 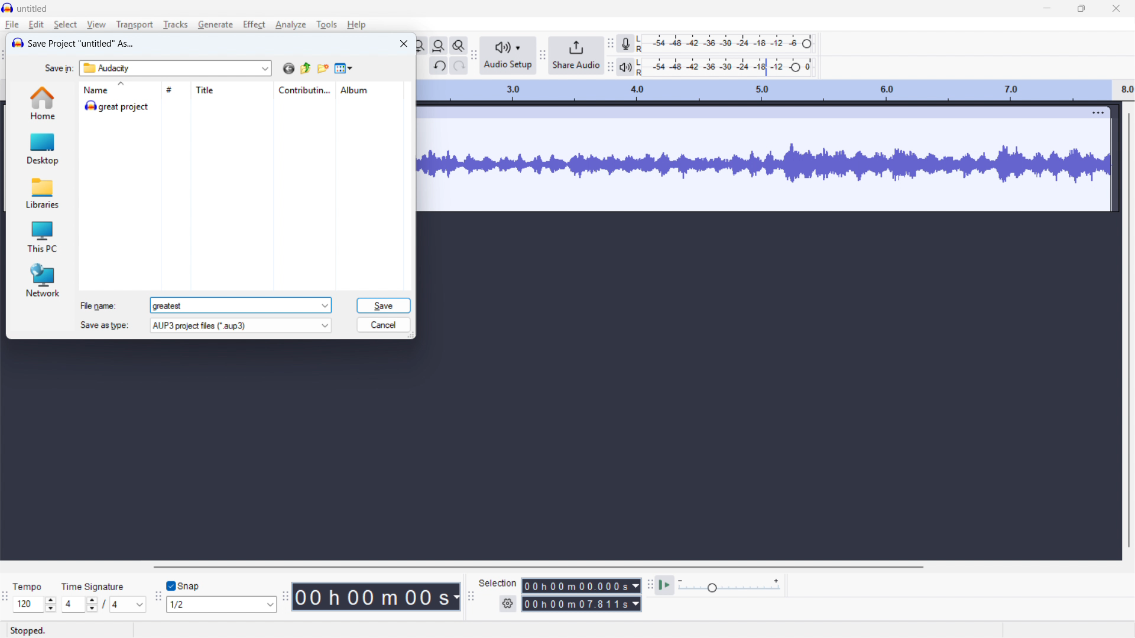 I want to click on redo, so click(x=459, y=66).